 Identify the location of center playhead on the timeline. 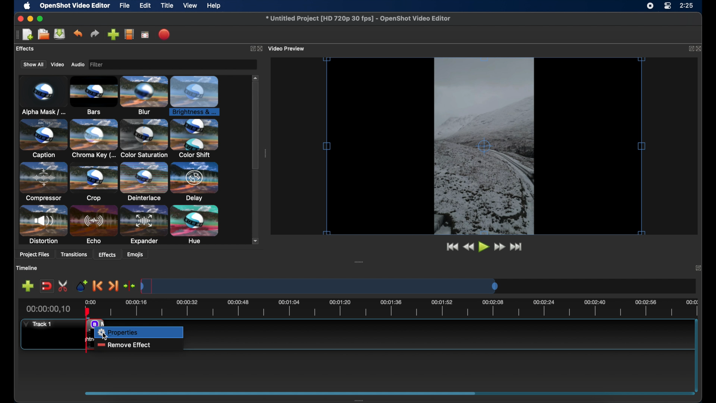
(130, 285).